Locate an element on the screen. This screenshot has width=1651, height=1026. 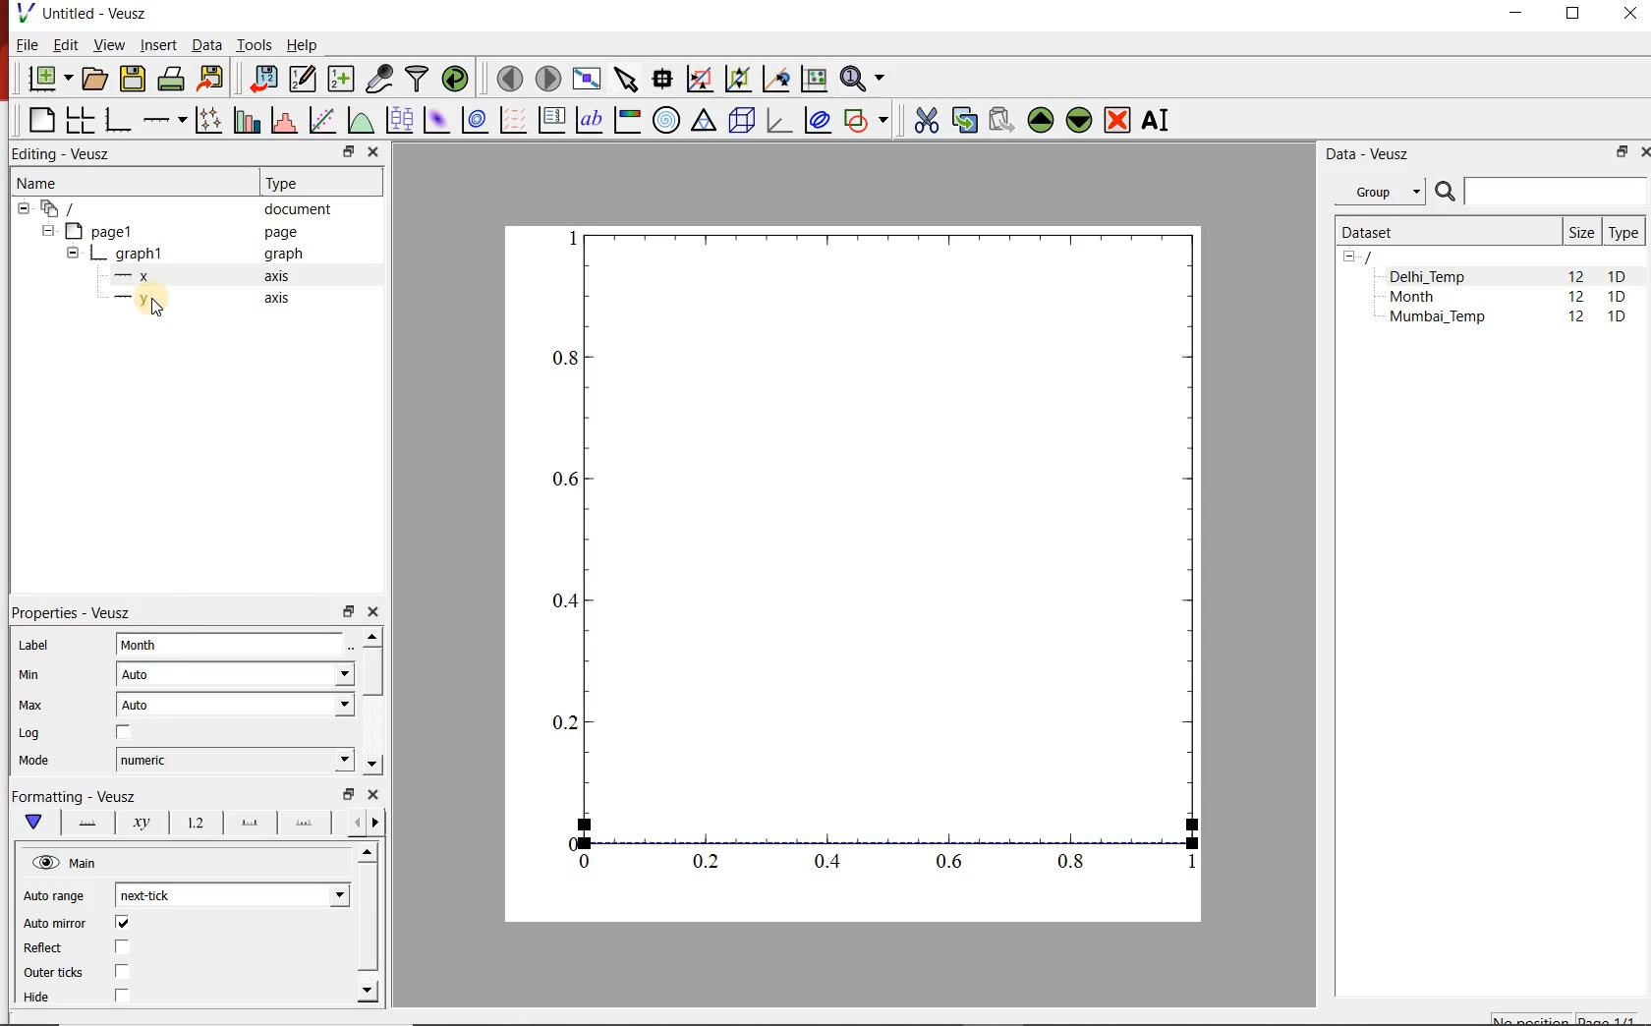
plot a function is located at coordinates (361, 120).